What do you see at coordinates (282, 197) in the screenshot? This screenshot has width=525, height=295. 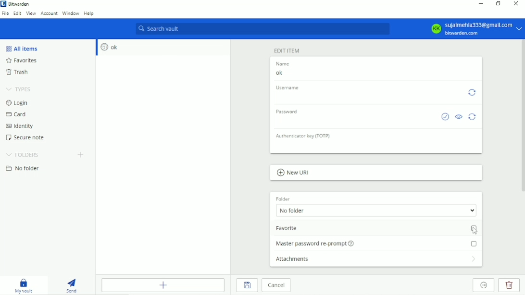 I see `Folder` at bounding box center [282, 197].